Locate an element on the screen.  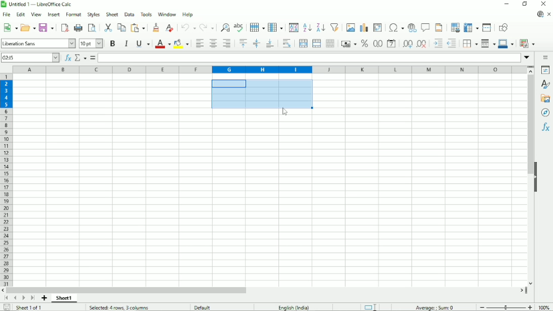
Formula is located at coordinates (93, 58).